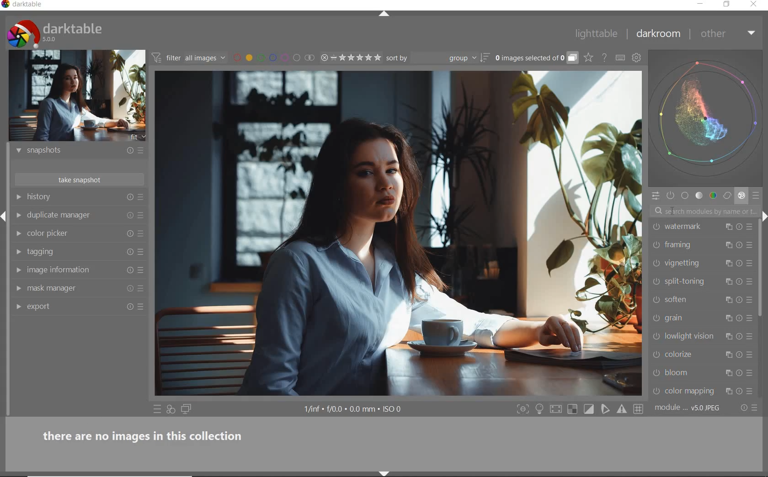 Image resolution: width=768 pixels, height=477 pixels. What do you see at coordinates (762, 270) in the screenshot?
I see `scrollbar` at bounding box center [762, 270].